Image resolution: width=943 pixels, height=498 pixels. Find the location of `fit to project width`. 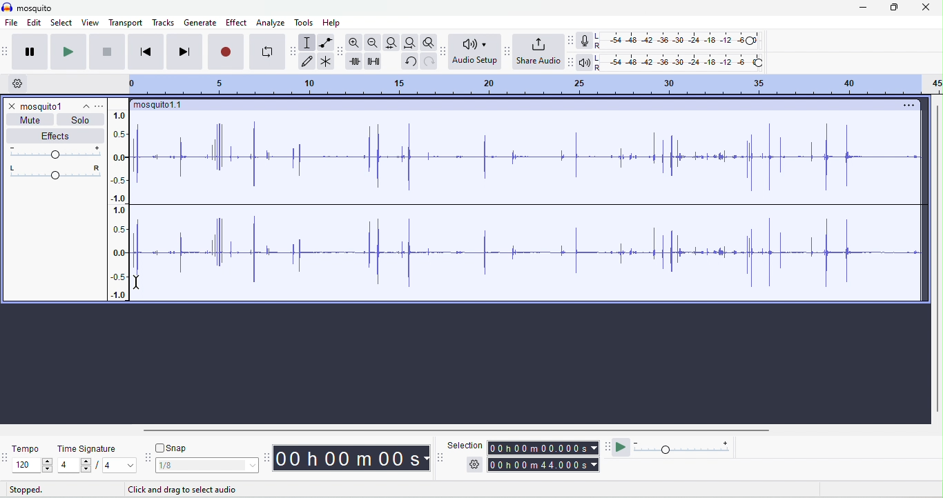

fit to project width is located at coordinates (409, 43).